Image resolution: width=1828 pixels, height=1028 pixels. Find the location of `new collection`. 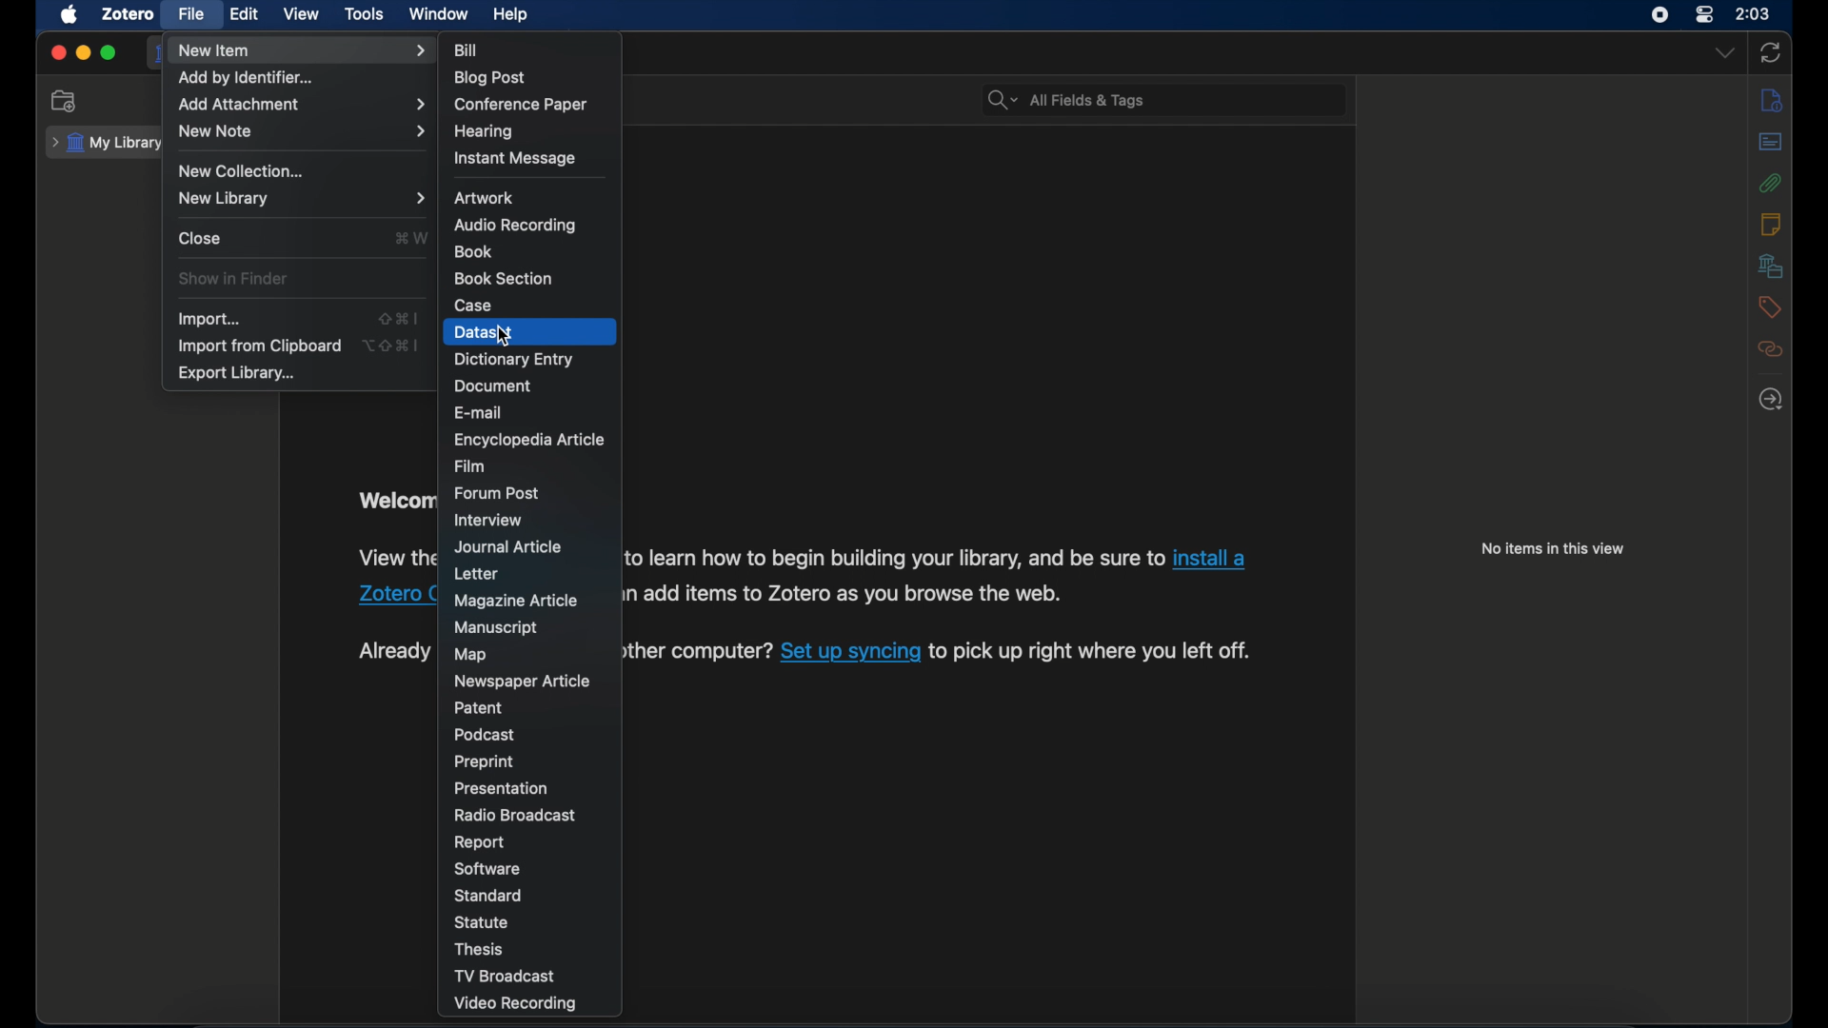

new collection is located at coordinates (65, 102).